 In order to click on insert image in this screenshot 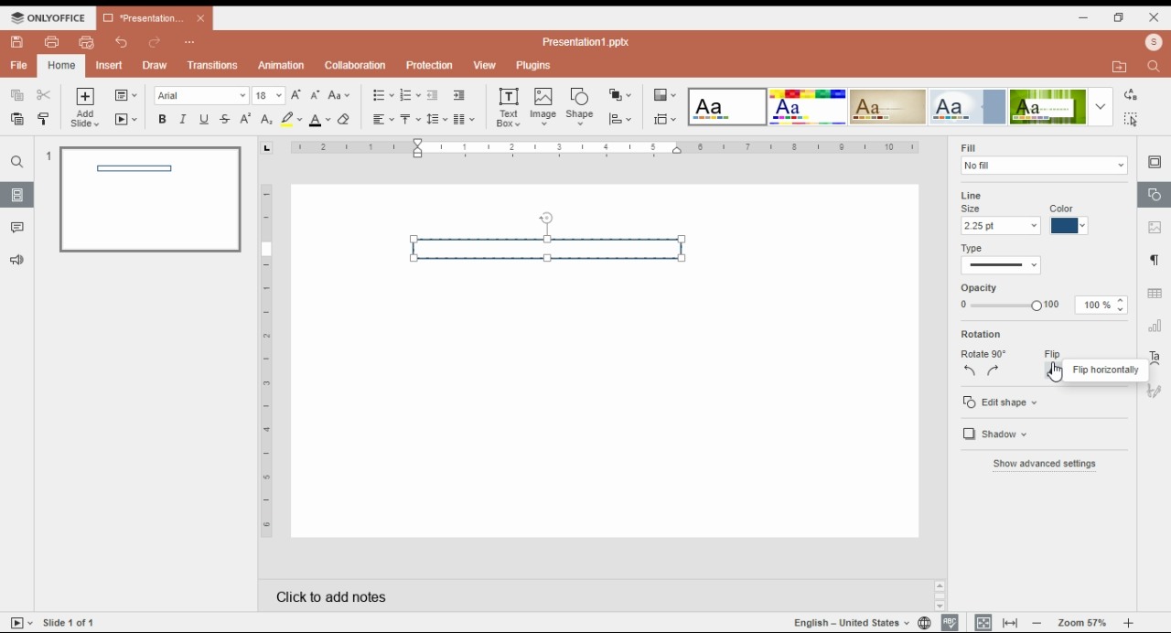, I will do `click(544, 108)`.